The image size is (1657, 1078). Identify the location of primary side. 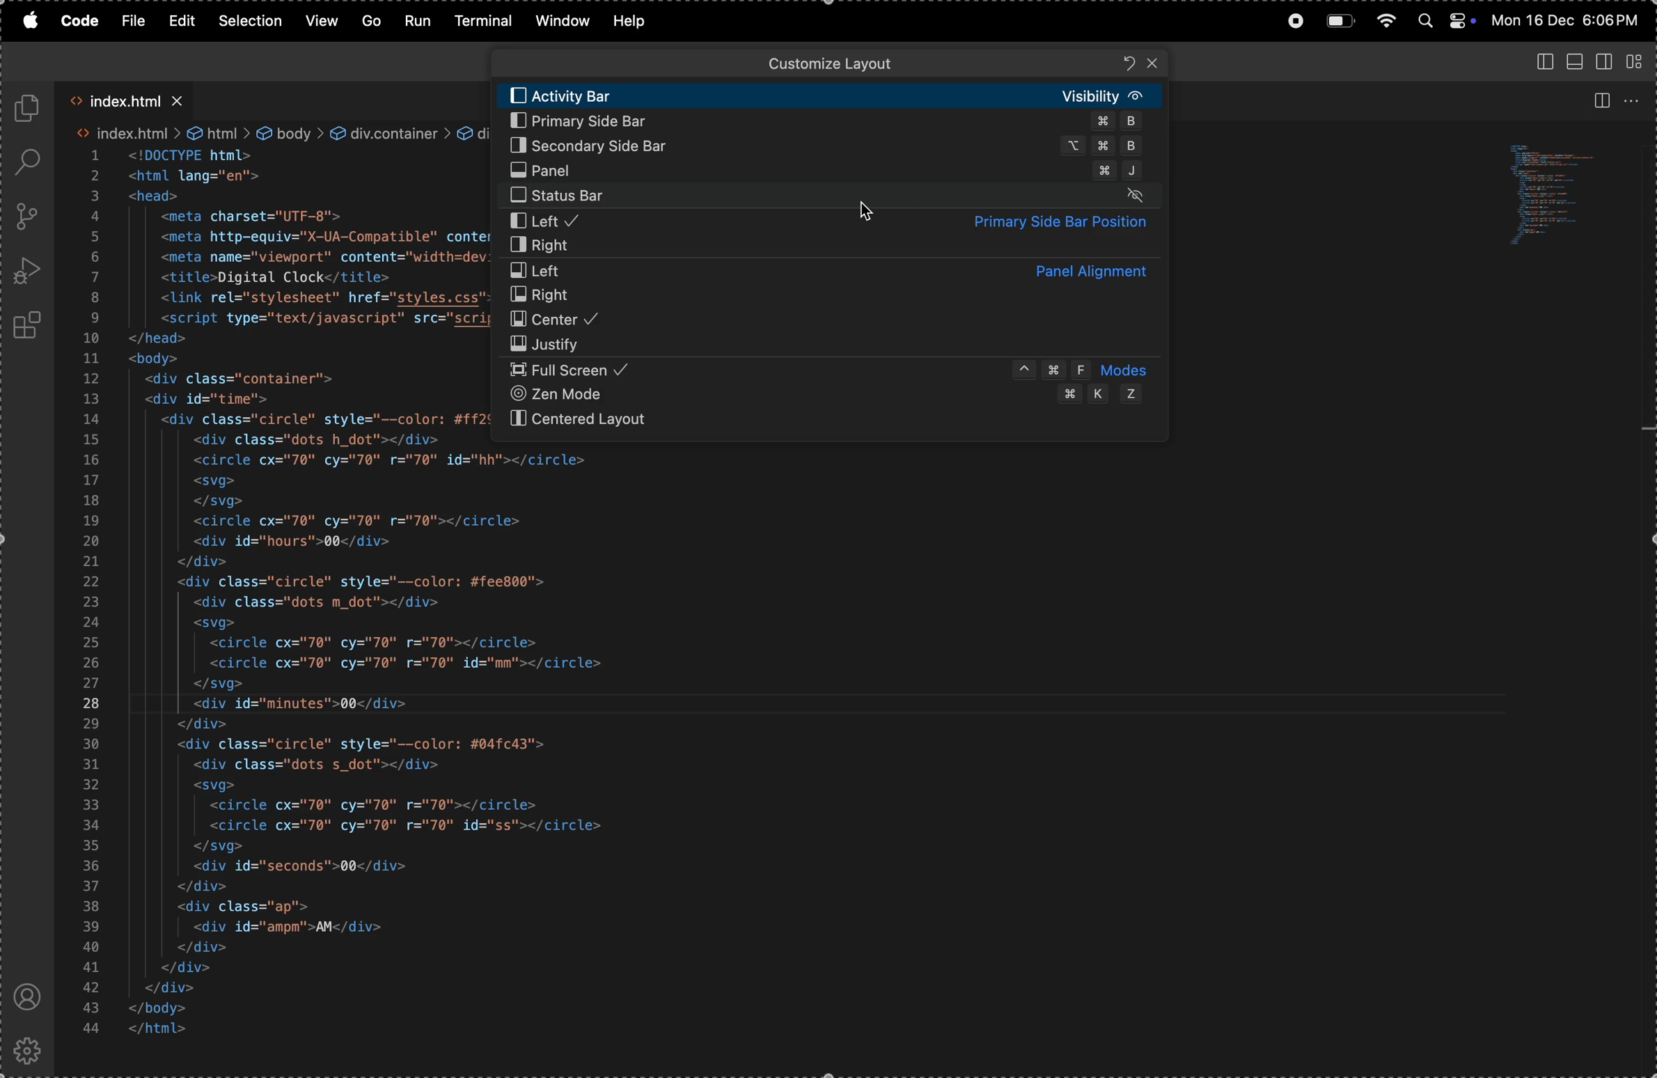
(831, 122).